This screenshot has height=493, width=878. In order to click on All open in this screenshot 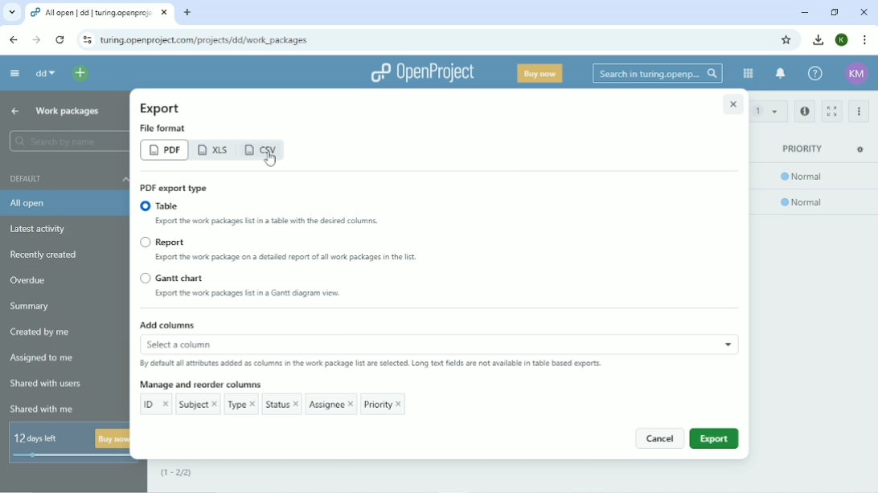, I will do `click(65, 203)`.